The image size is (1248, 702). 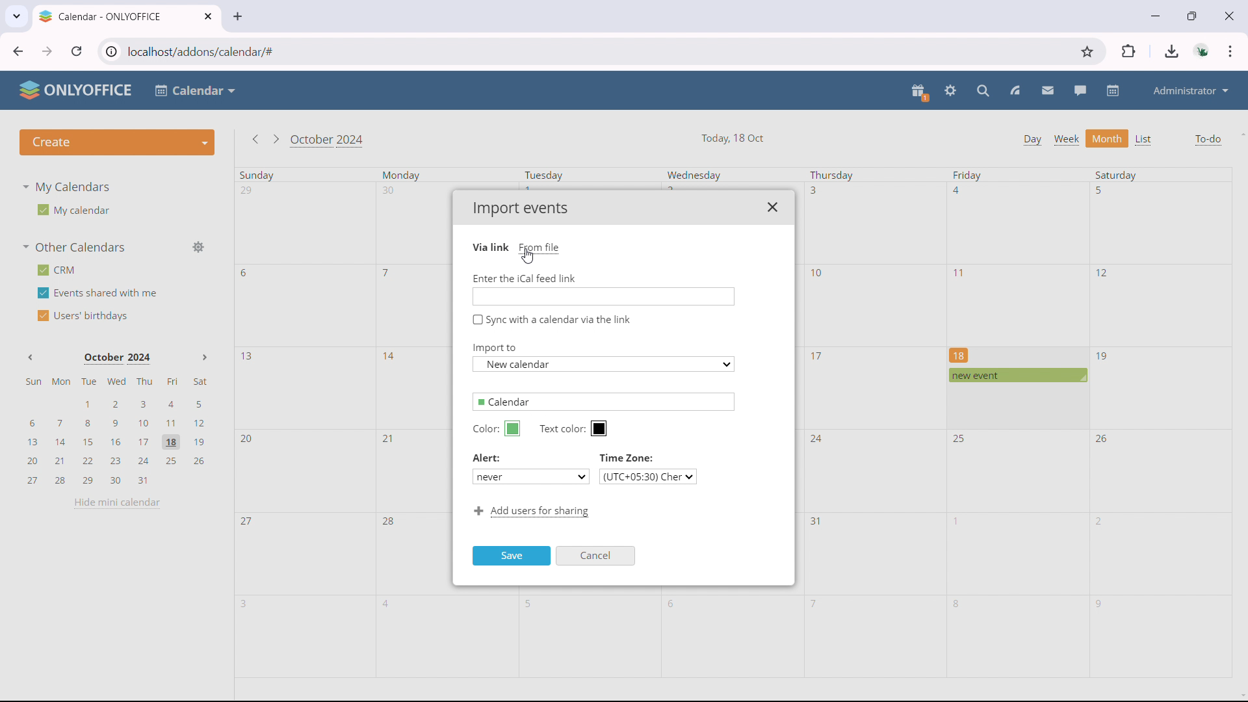 I want to click on My calendar, so click(x=75, y=211).